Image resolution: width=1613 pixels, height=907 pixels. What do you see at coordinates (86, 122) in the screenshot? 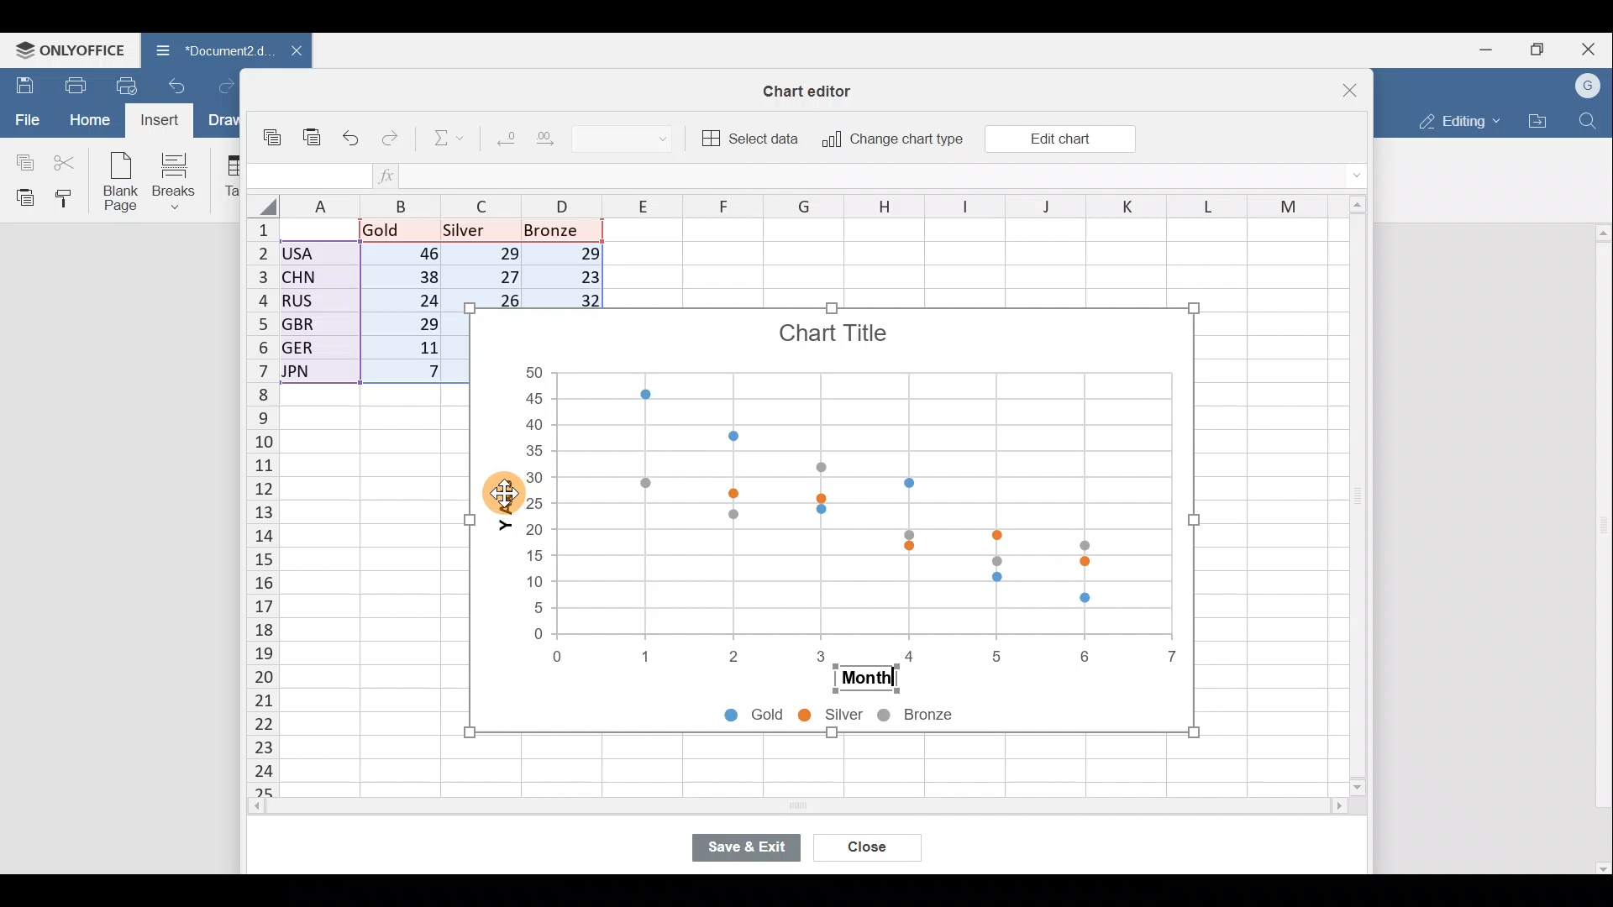
I see `Home` at bounding box center [86, 122].